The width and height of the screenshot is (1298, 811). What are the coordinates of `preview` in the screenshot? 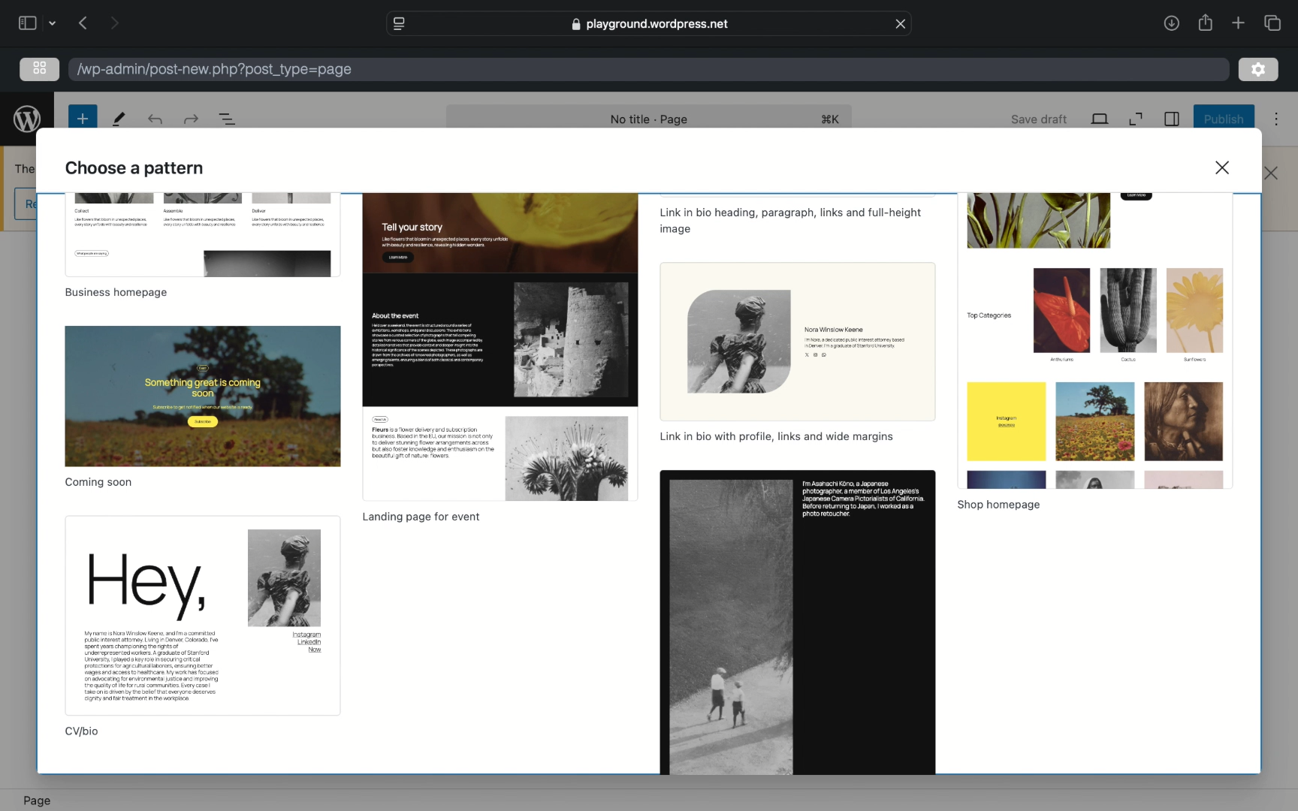 It's located at (1094, 339).